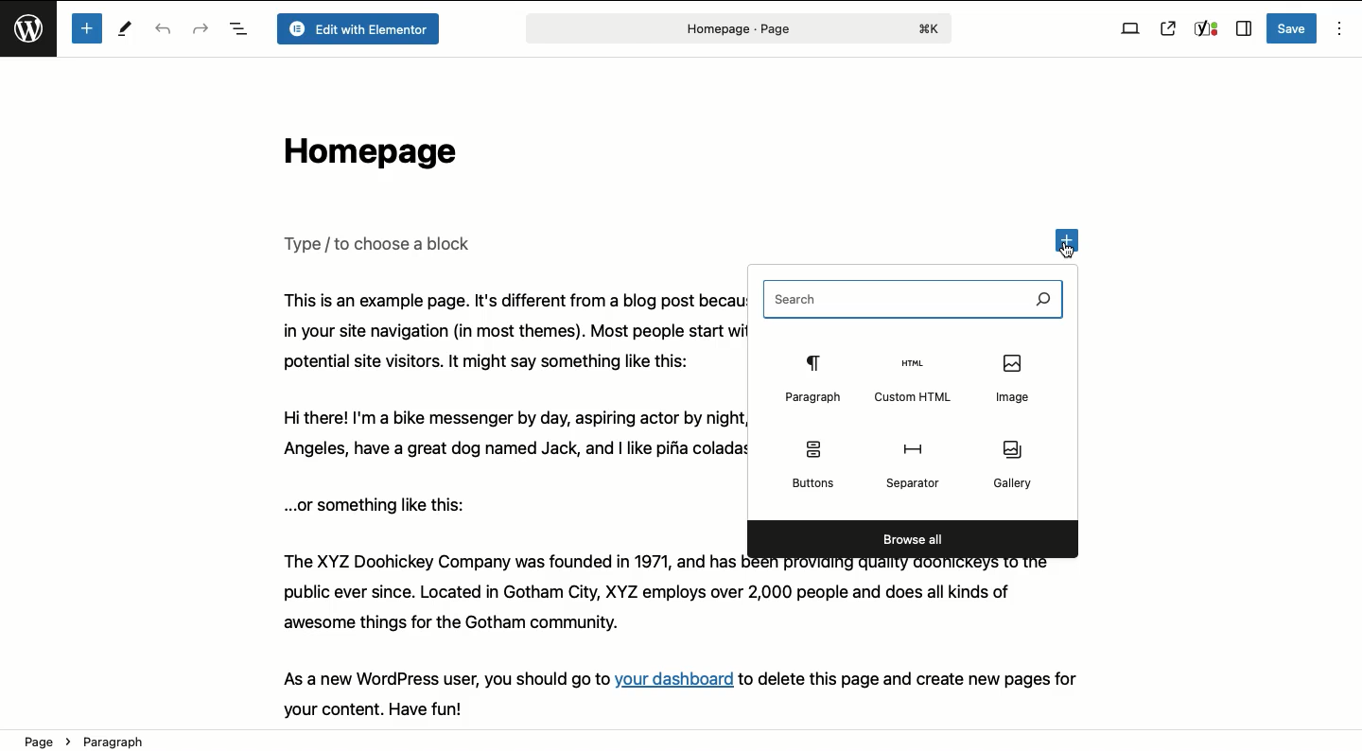  Describe the element at coordinates (682, 599) in the screenshot. I see `The XYZ Doohickey Company was founded in 1971, and has been providing quality doohickeys to the
public ever since. Located in Gotham City, XYZ employs over 2,000 people and does all kinds of
awesome things for the Gotham community.` at that location.